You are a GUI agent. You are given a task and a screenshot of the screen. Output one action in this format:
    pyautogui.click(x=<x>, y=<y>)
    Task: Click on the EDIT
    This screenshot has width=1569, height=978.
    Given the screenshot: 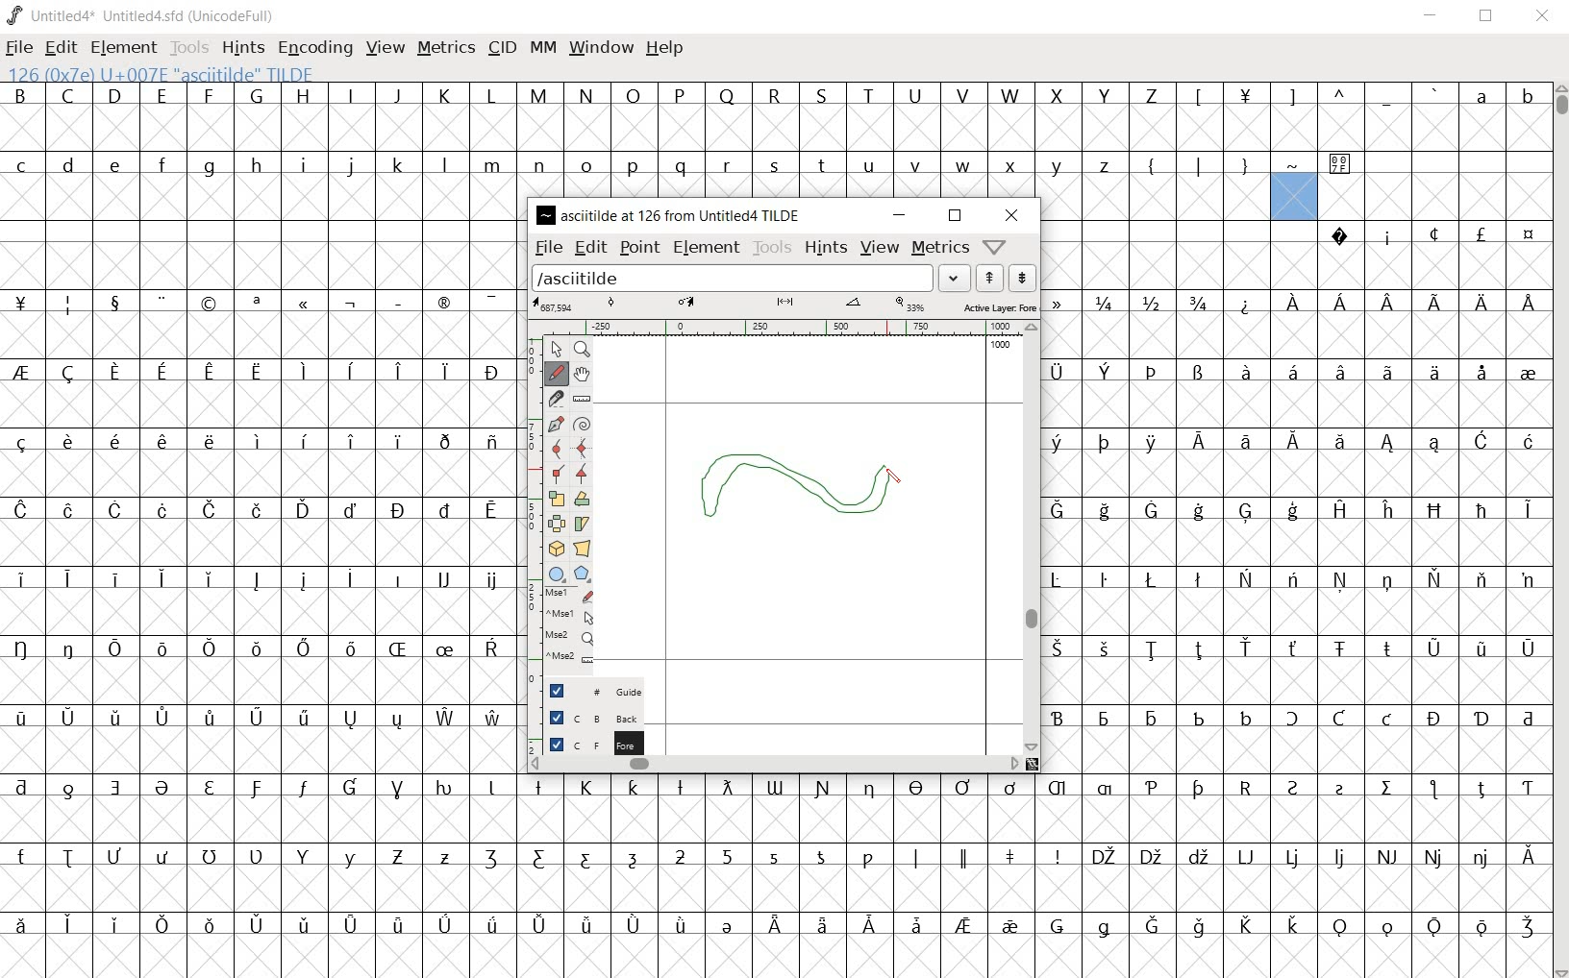 What is the action you would take?
    pyautogui.click(x=59, y=47)
    